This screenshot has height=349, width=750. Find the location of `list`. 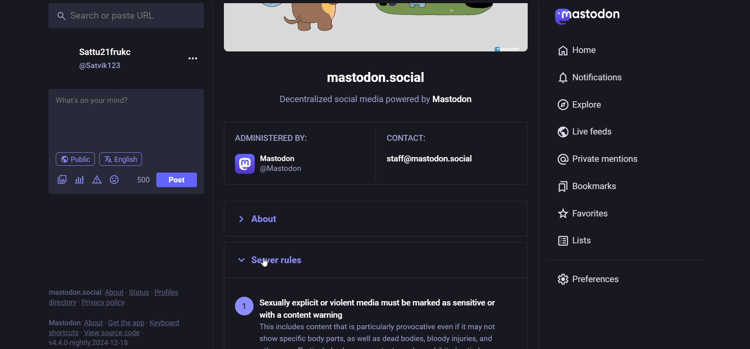

list is located at coordinates (581, 243).